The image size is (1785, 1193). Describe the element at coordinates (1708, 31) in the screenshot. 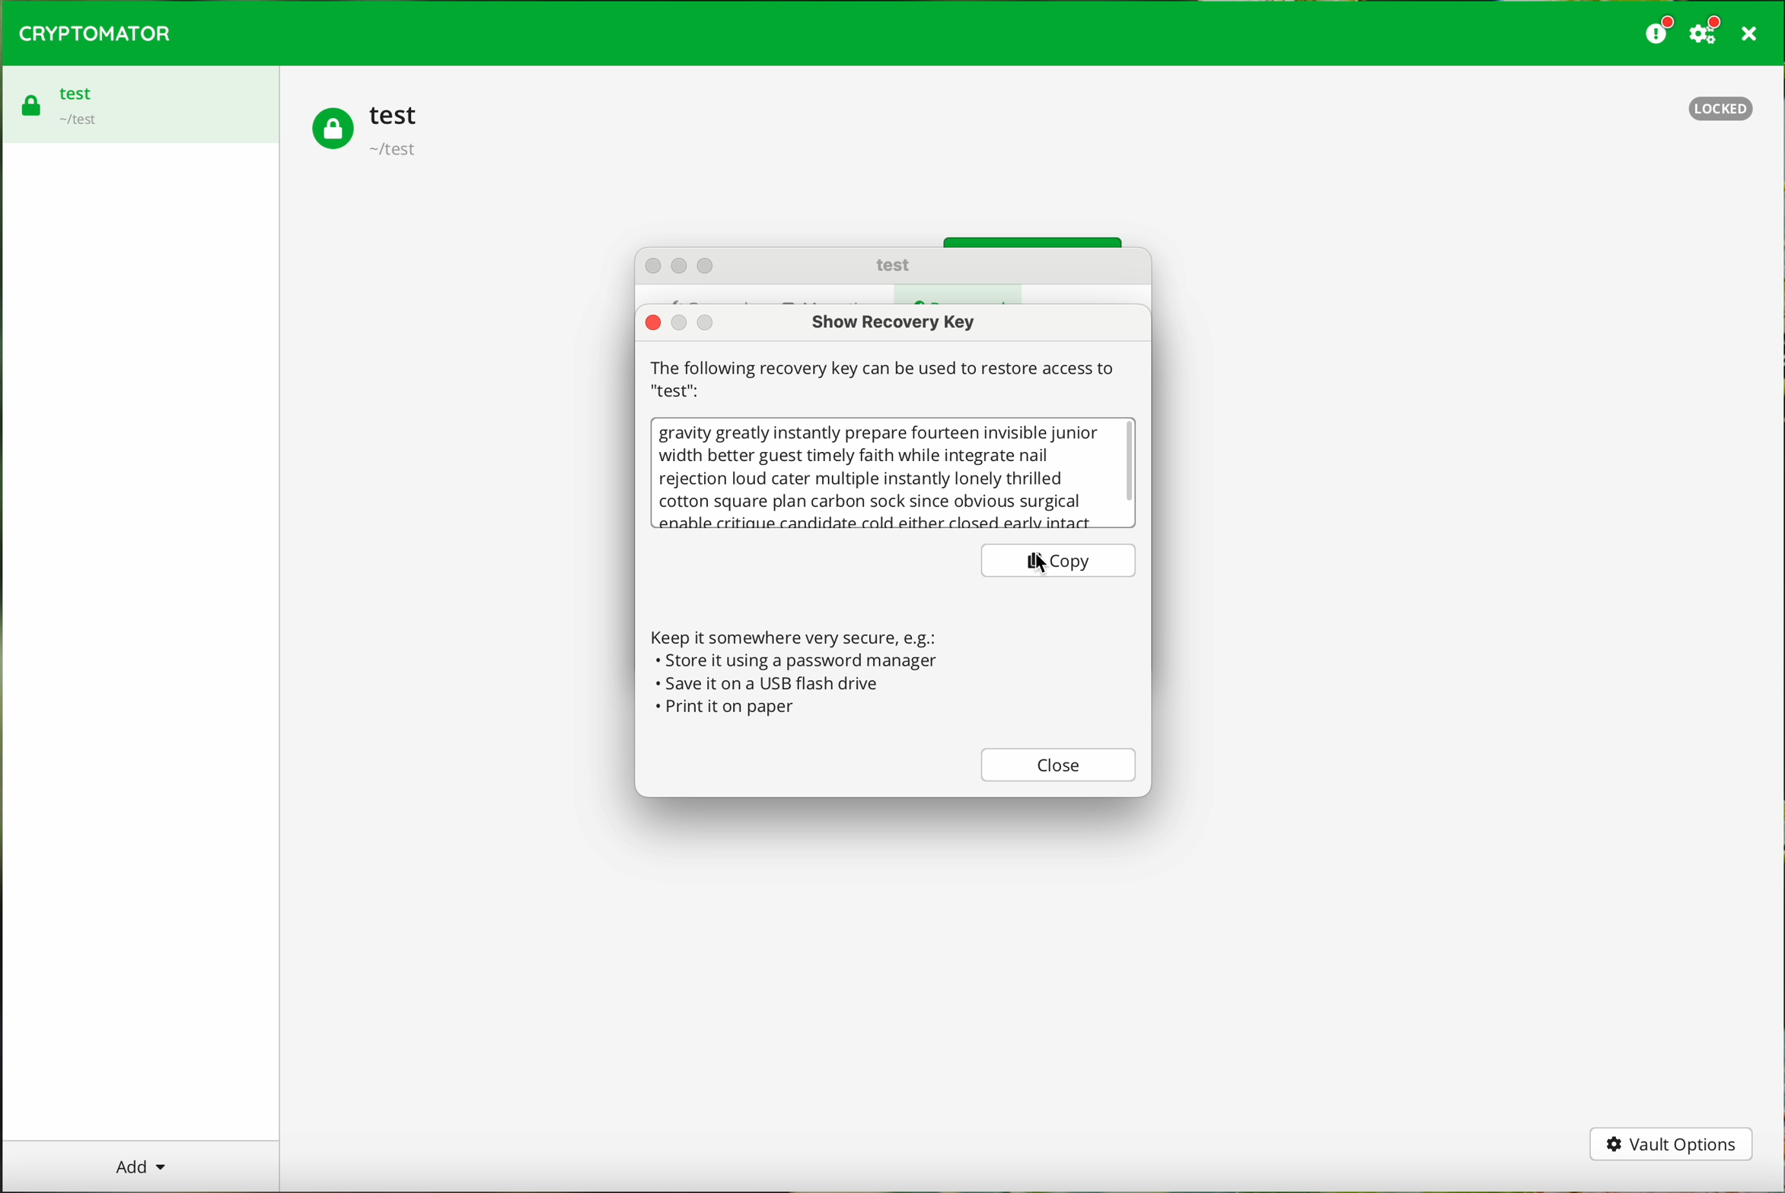

I see `settings` at that location.